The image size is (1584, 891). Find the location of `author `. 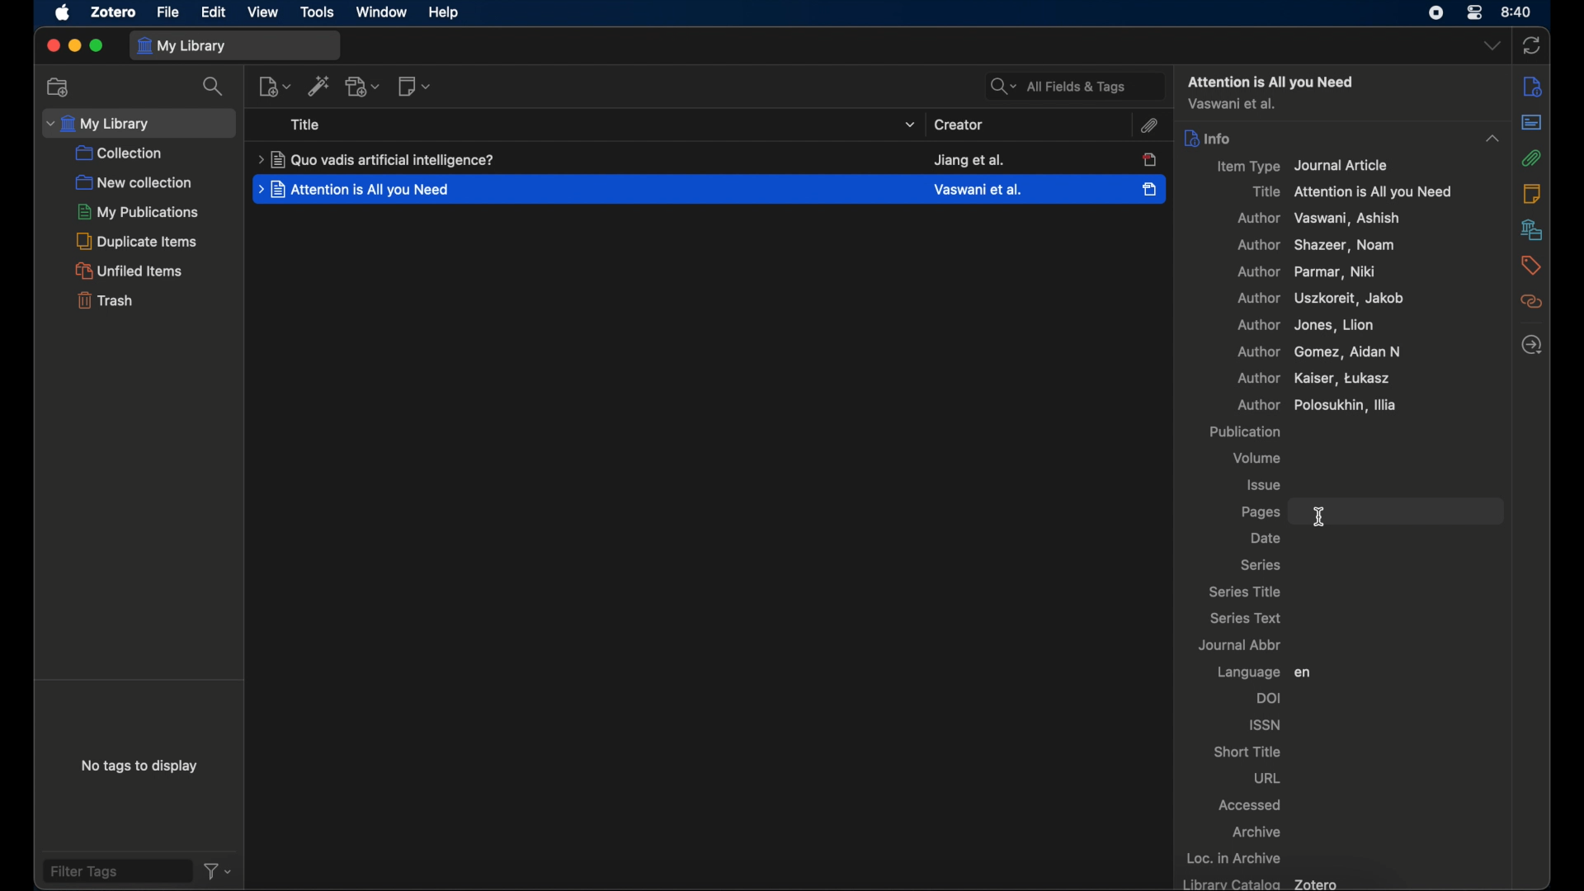

author  is located at coordinates (1233, 104).